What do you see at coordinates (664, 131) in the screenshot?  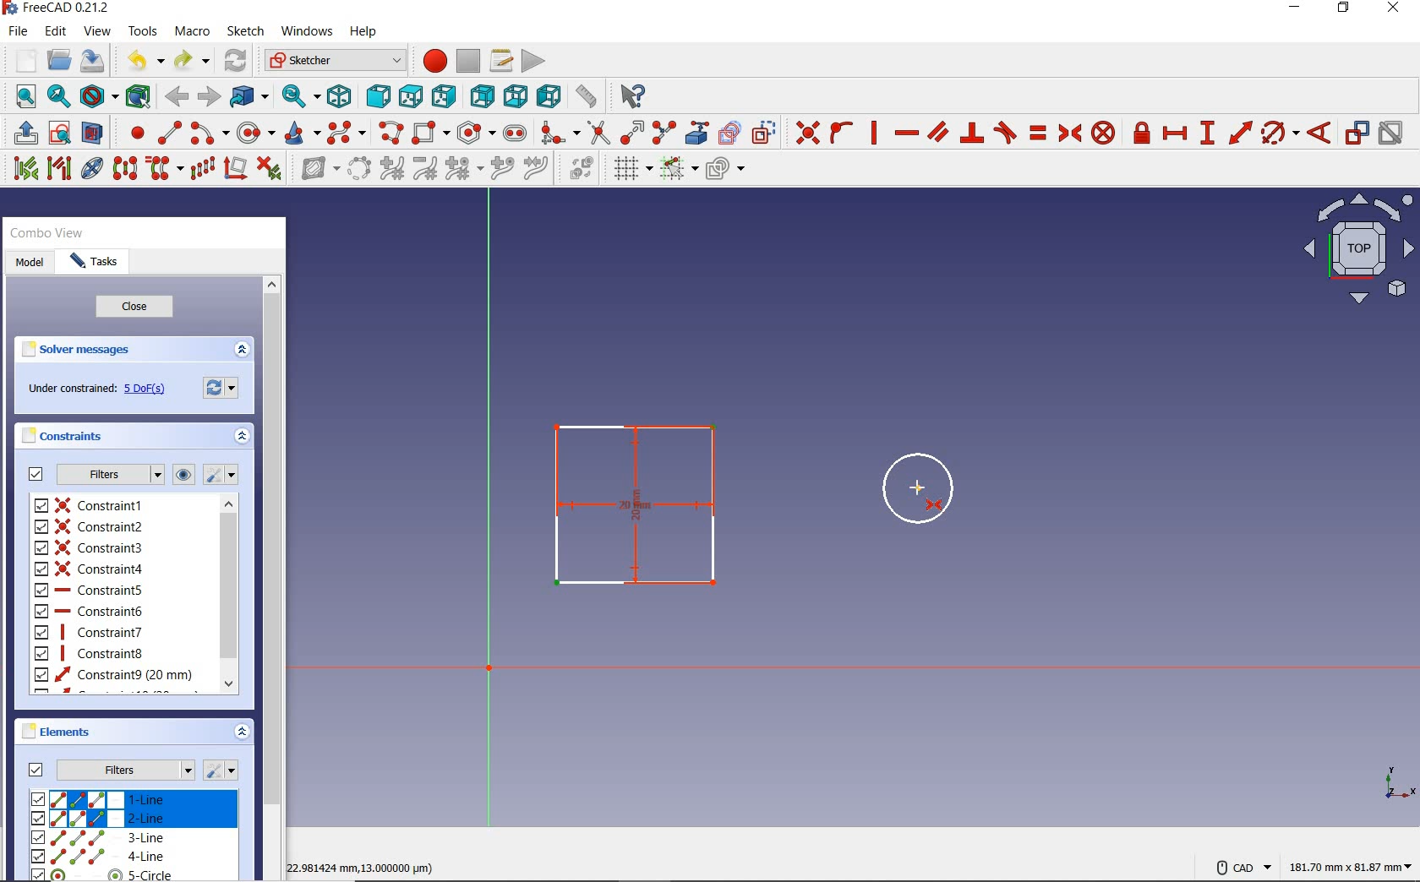 I see `split edge` at bounding box center [664, 131].